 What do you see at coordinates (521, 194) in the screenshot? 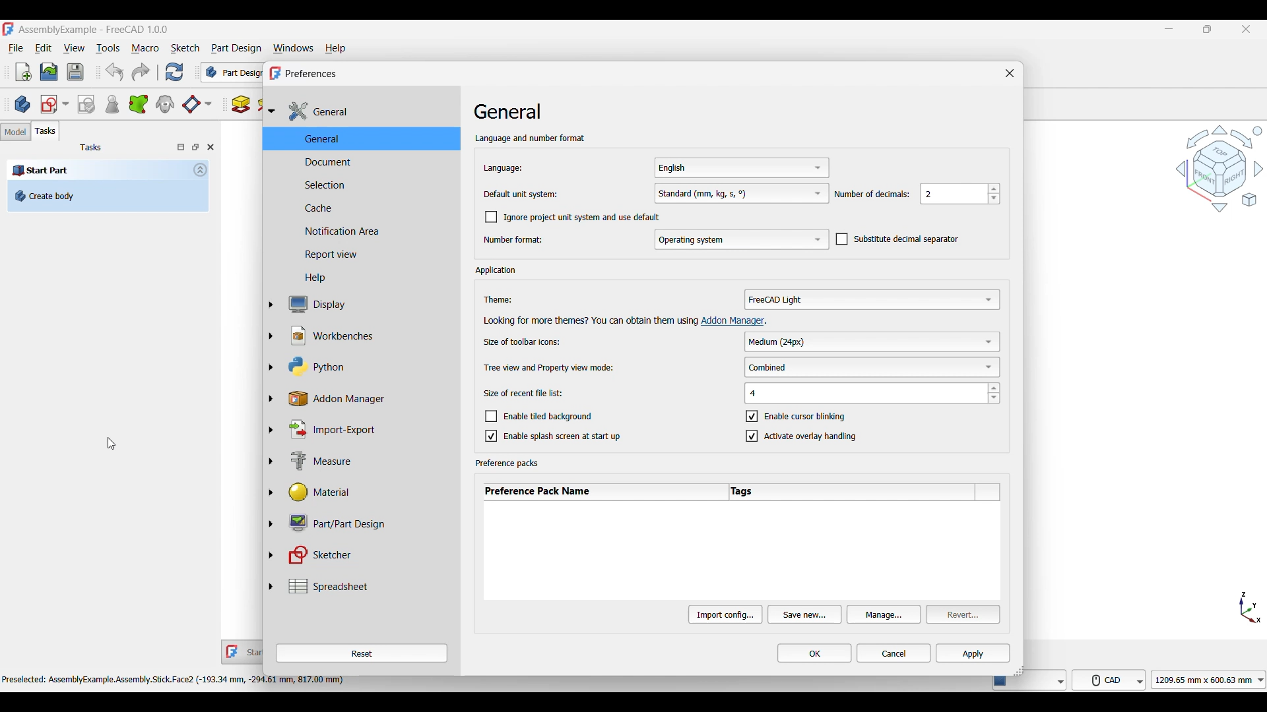
I see ` default unit system` at bounding box center [521, 194].